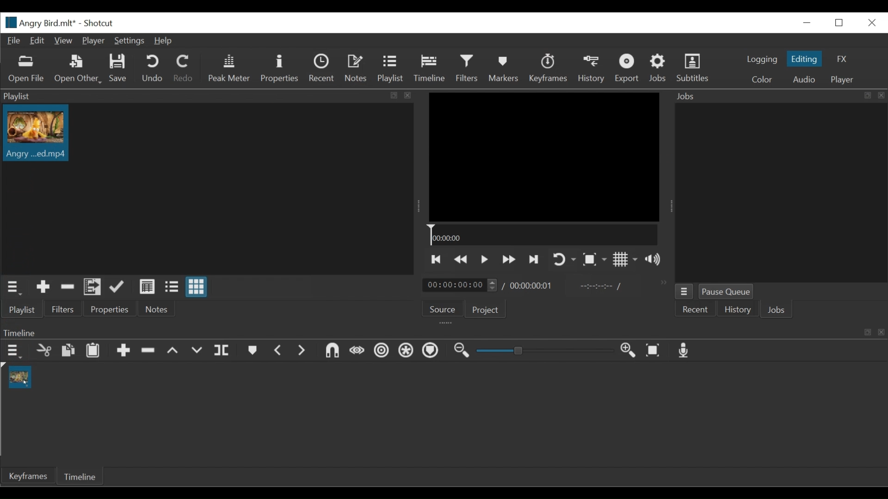  Describe the element at coordinates (176, 351) in the screenshot. I see `up` at that location.